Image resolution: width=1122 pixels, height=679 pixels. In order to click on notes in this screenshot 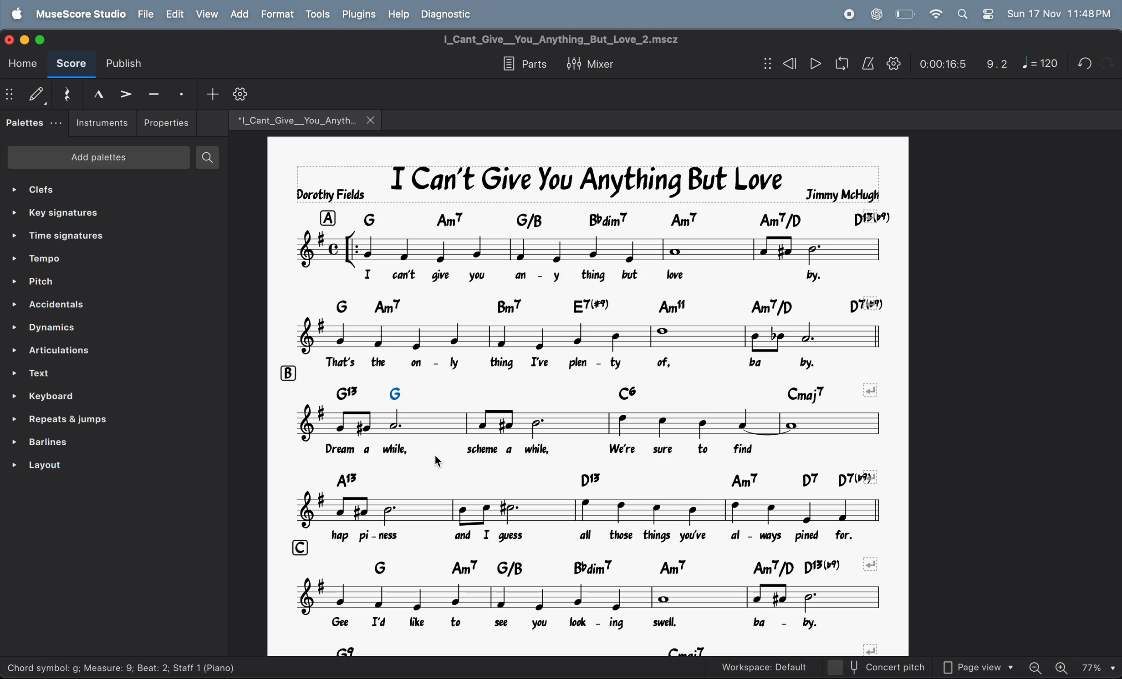, I will do `click(589, 511)`.